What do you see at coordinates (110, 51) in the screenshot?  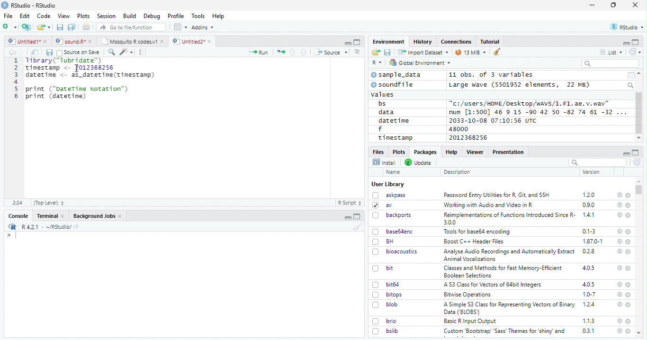 I see `find` at bounding box center [110, 51].